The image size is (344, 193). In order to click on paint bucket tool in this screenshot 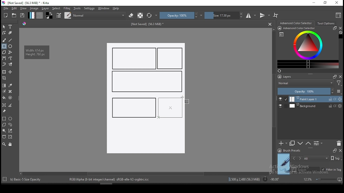, I will do `click(4, 98)`.